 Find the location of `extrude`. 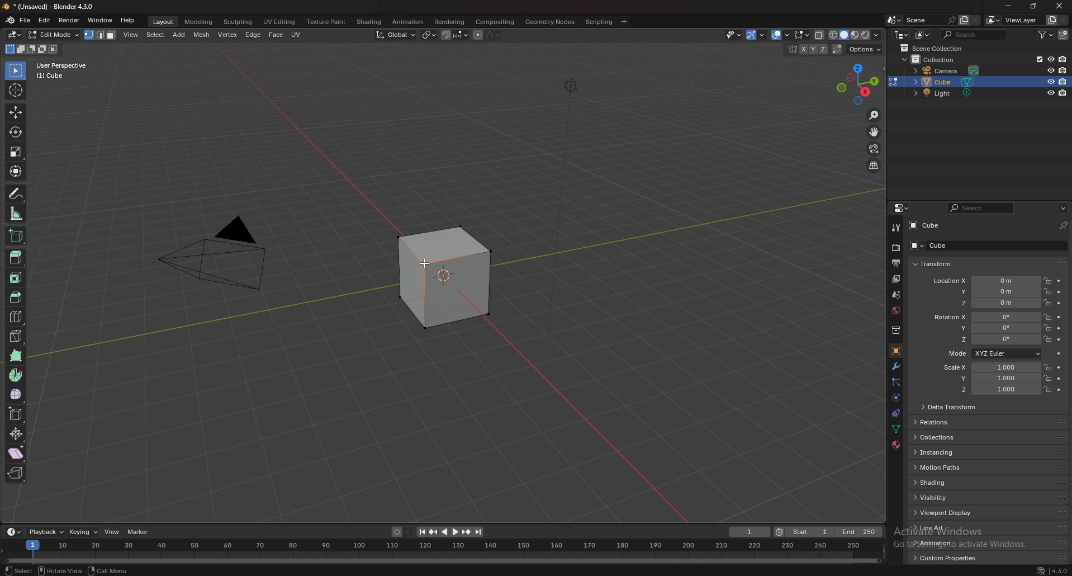

extrude is located at coordinates (17, 258).